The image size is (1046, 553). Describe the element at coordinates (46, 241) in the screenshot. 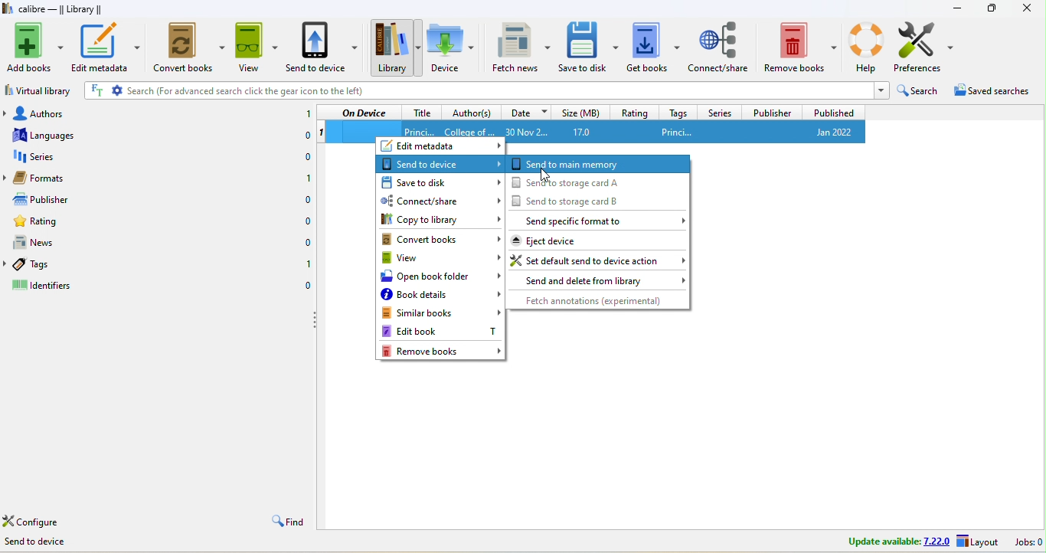

I see `news` at that location.